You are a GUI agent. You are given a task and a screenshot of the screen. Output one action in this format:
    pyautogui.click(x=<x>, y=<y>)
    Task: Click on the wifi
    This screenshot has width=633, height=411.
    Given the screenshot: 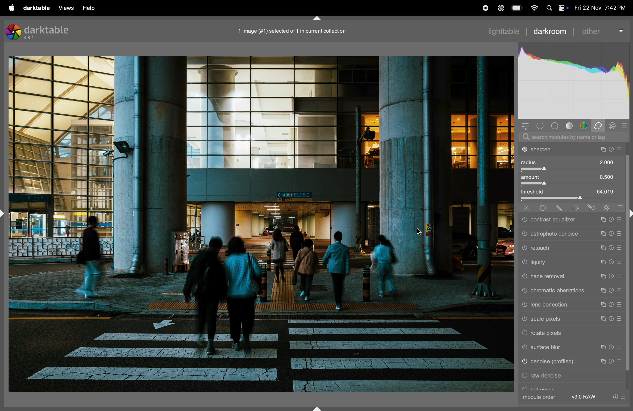 What is the action you would take?
    pyautogui.click(x=534, y=8)
    